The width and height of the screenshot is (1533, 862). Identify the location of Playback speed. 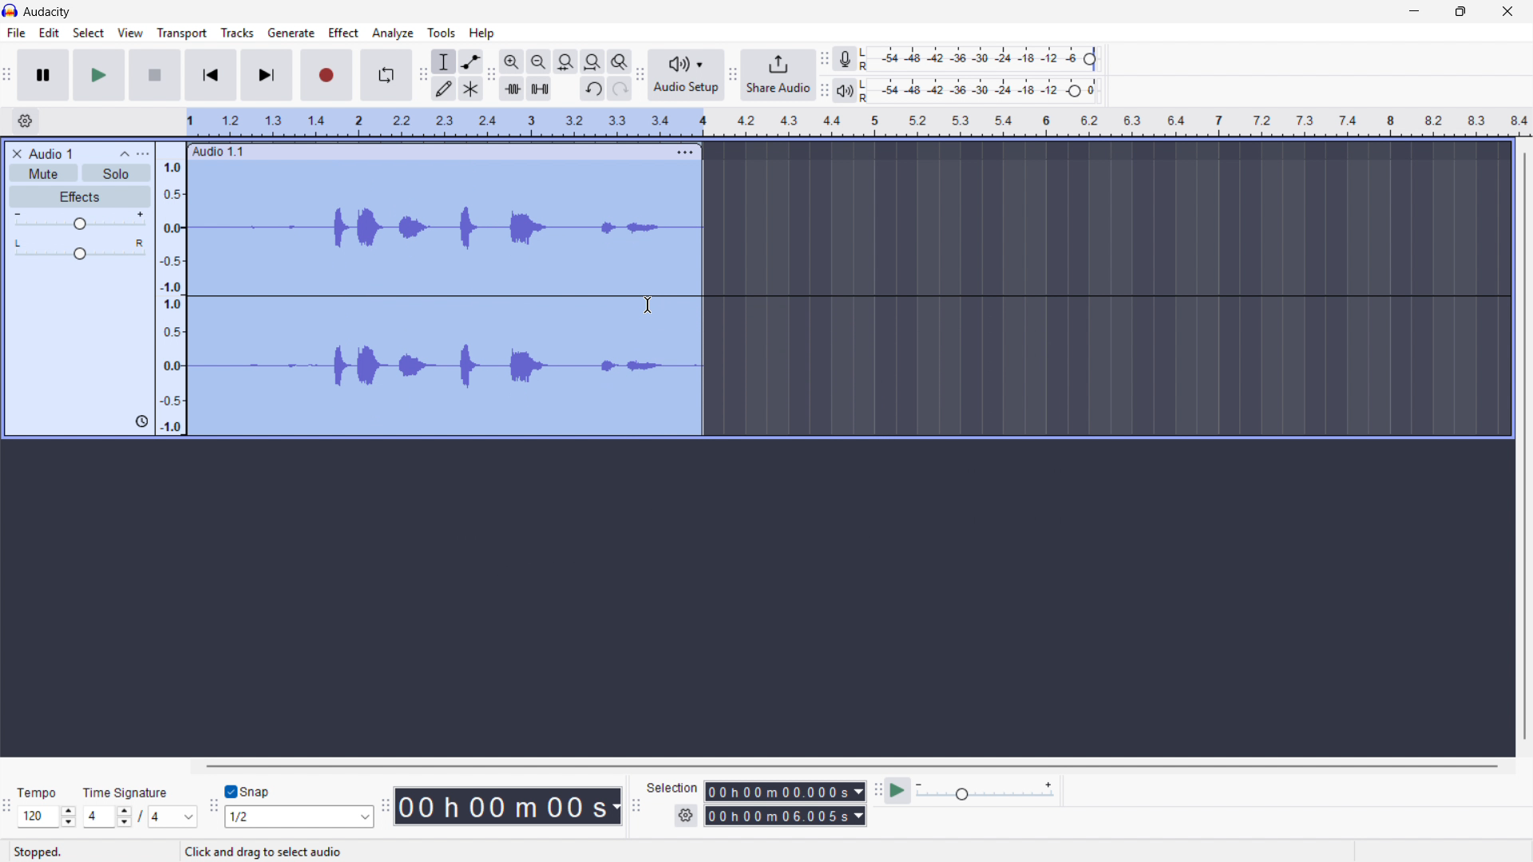
(984, 793).